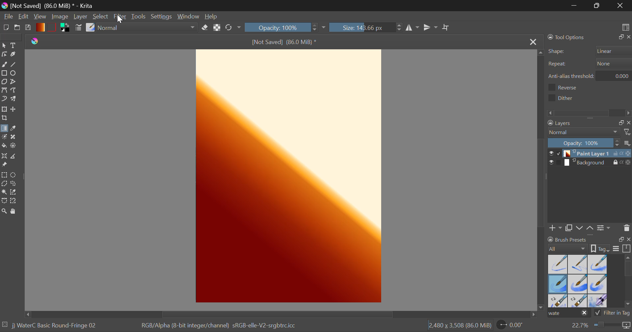 The image size is (632, 332). What do you see at coordinates (39, 17) in the screenshot?
I see `View` at bounding box center [39, 17].